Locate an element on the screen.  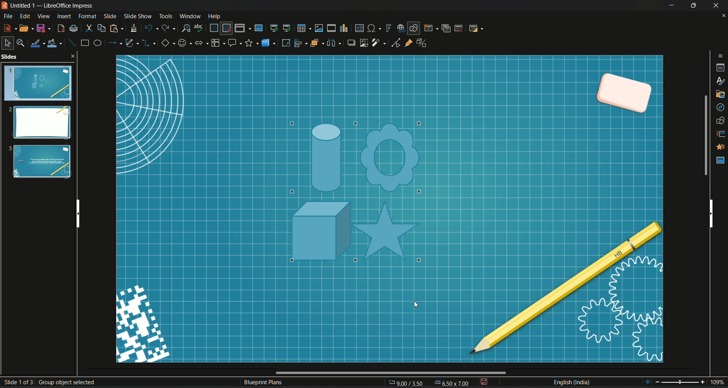
insert hyperlink is located at coordinates (400, 28).